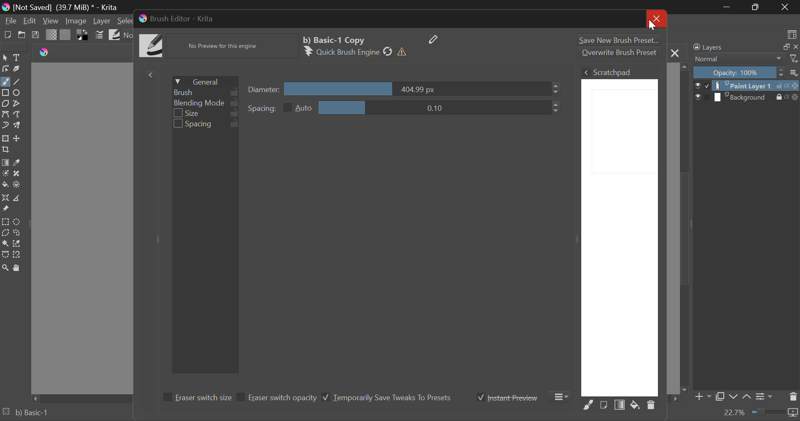  I want to click on Overwrite Brush Preset, so click(618, 52).